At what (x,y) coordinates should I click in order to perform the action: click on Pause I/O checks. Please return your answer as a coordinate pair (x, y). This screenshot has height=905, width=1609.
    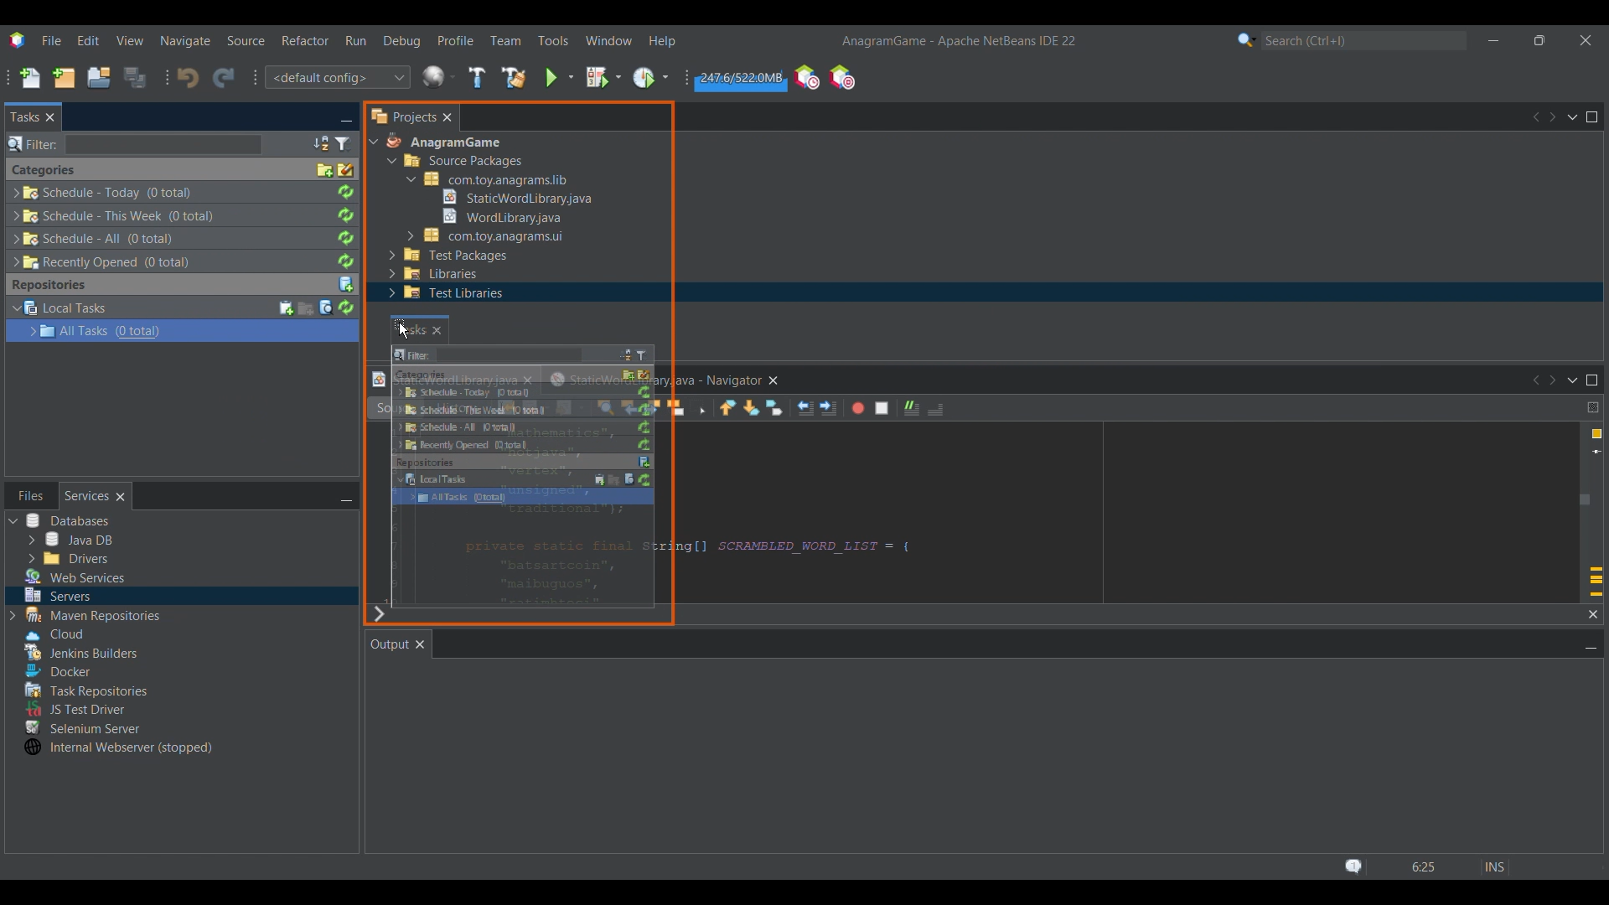
    Looking at the image, I should click on (841, 77).